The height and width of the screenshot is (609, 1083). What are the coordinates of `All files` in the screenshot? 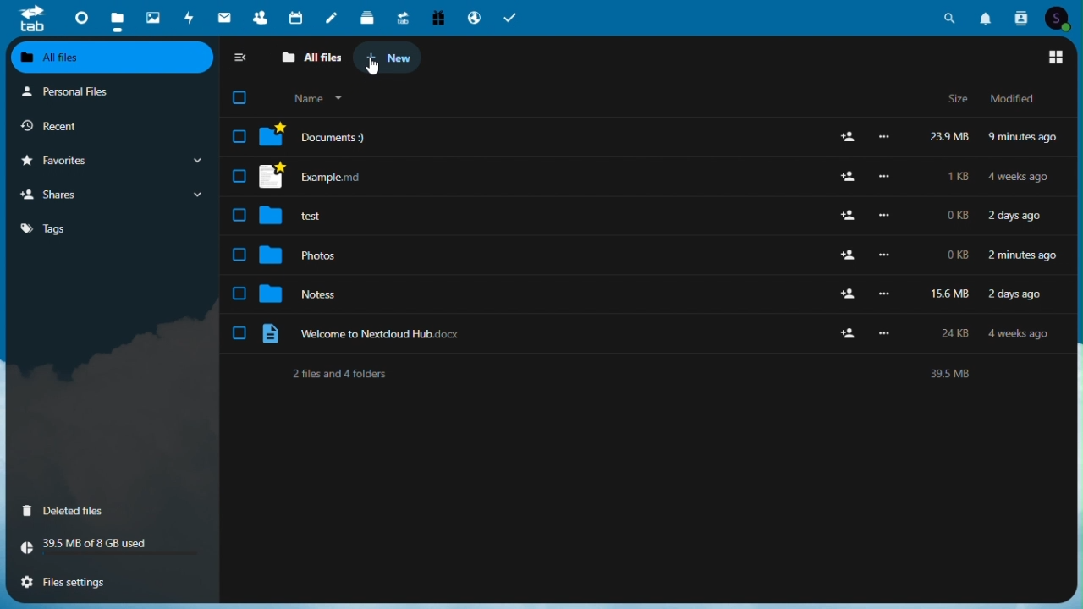 It's located at (313, 58).